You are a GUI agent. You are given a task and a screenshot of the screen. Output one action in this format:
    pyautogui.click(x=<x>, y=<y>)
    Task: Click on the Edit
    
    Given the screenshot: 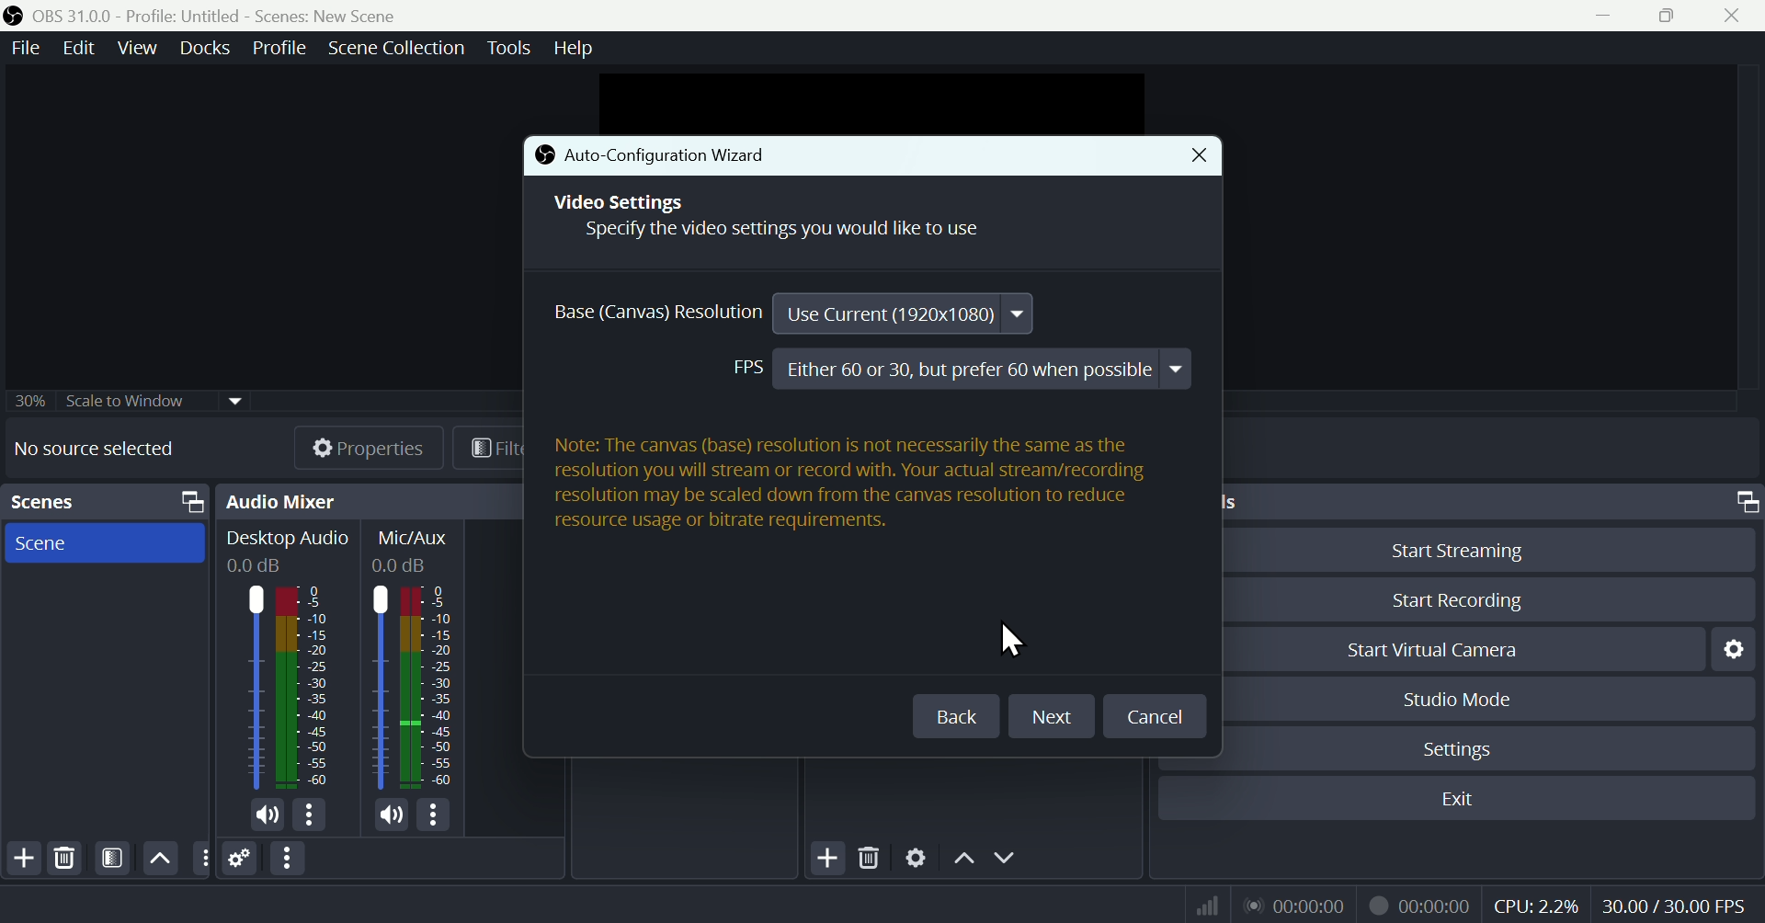 What is the action you would take?
    pyautogui.click(x=81, y=49)
    